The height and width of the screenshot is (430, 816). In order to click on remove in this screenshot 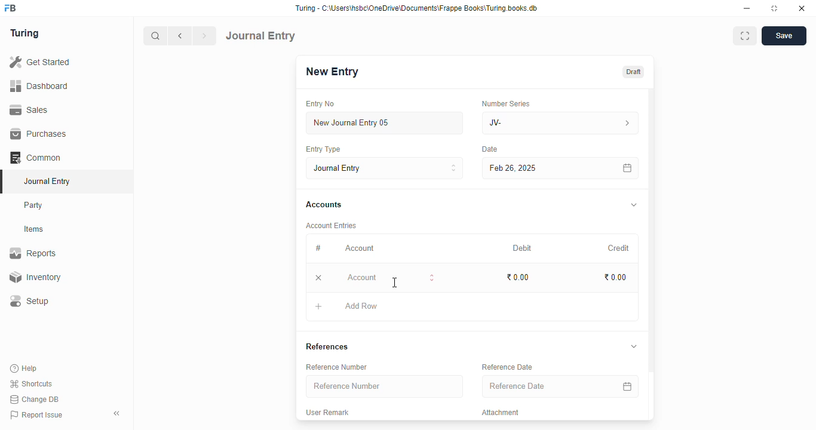, I will do `click(320, 278)`.